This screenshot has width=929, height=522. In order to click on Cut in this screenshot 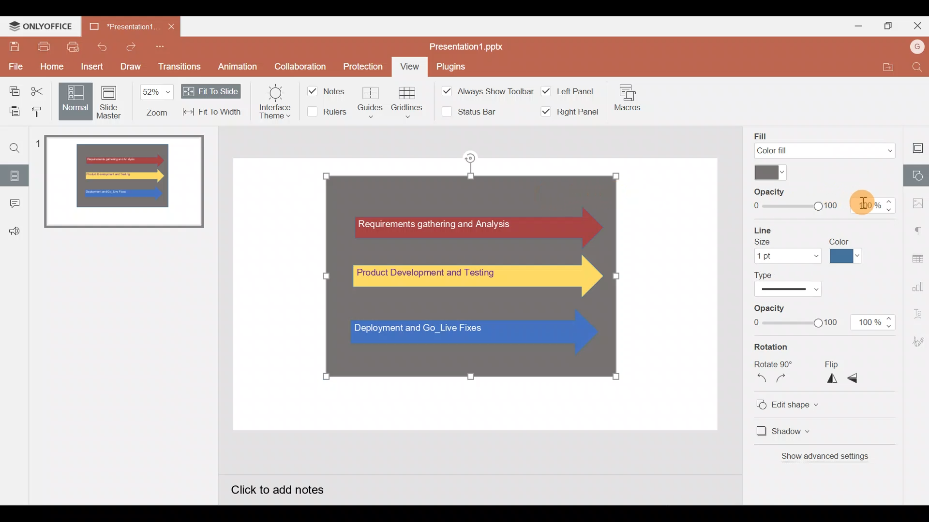, I will do `click(40, 90)`.